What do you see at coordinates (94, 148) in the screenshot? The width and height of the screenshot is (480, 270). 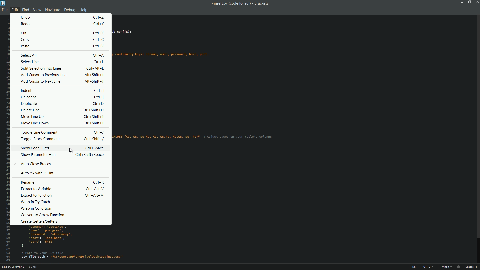 I see `keyboard shortcut` at bounding box center [94, 148].